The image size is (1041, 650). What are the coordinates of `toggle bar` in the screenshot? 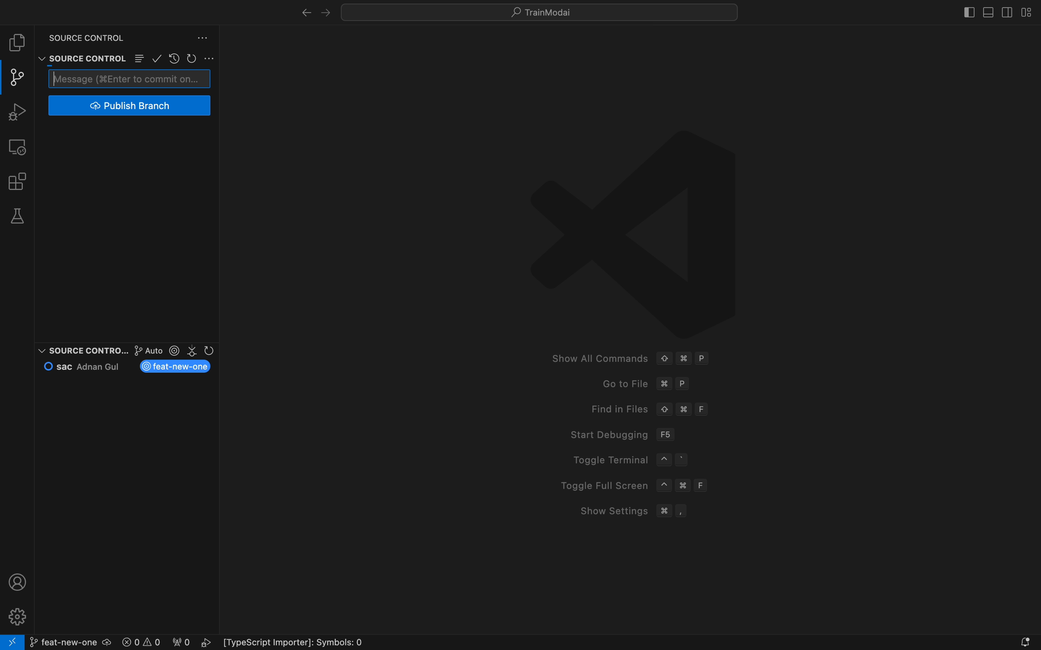 It's located at (965, 10).